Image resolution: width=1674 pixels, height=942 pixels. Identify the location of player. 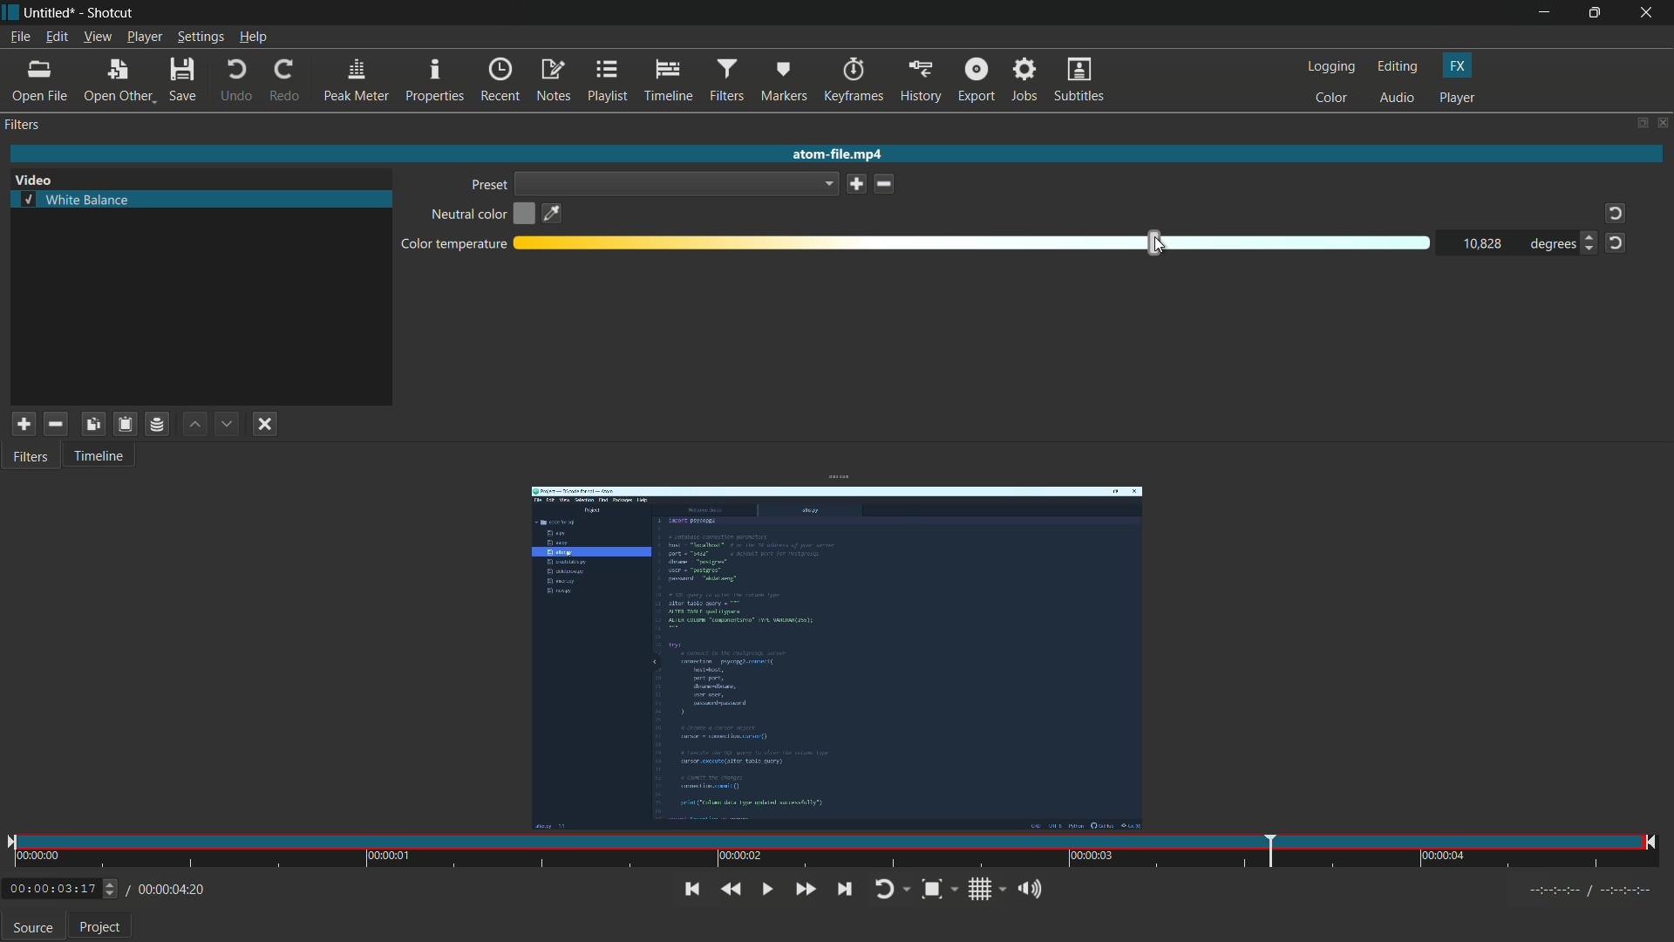
(1458, 99).